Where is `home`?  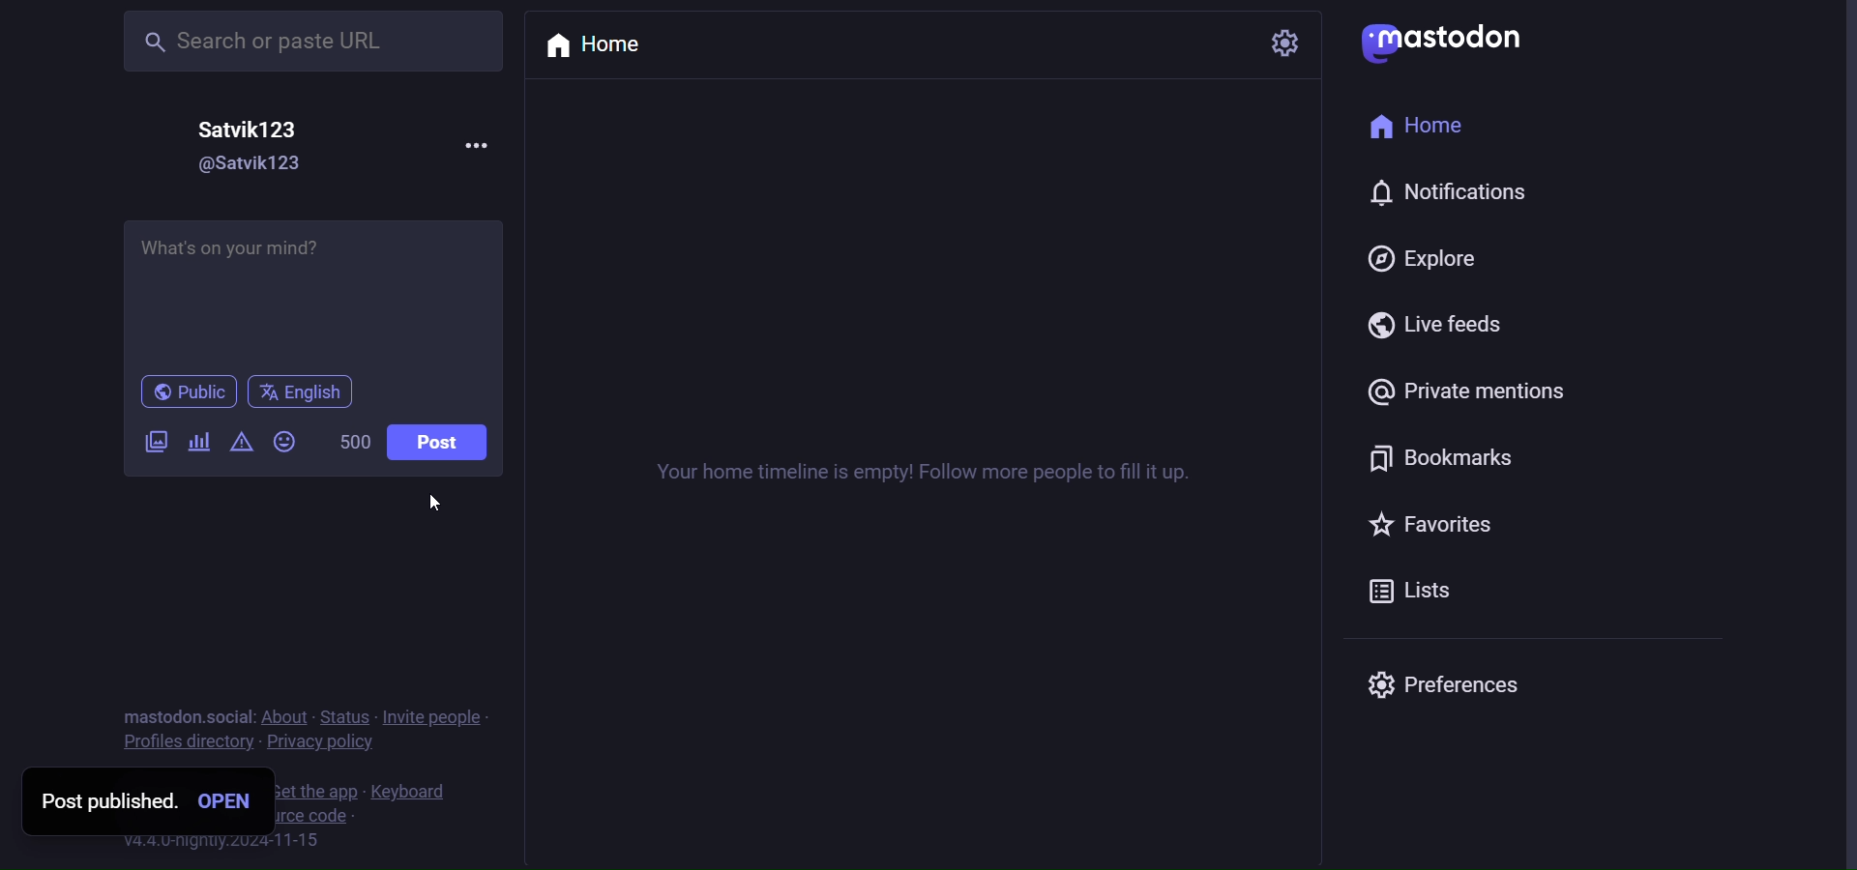
home is located at coordinates (1427, 130).